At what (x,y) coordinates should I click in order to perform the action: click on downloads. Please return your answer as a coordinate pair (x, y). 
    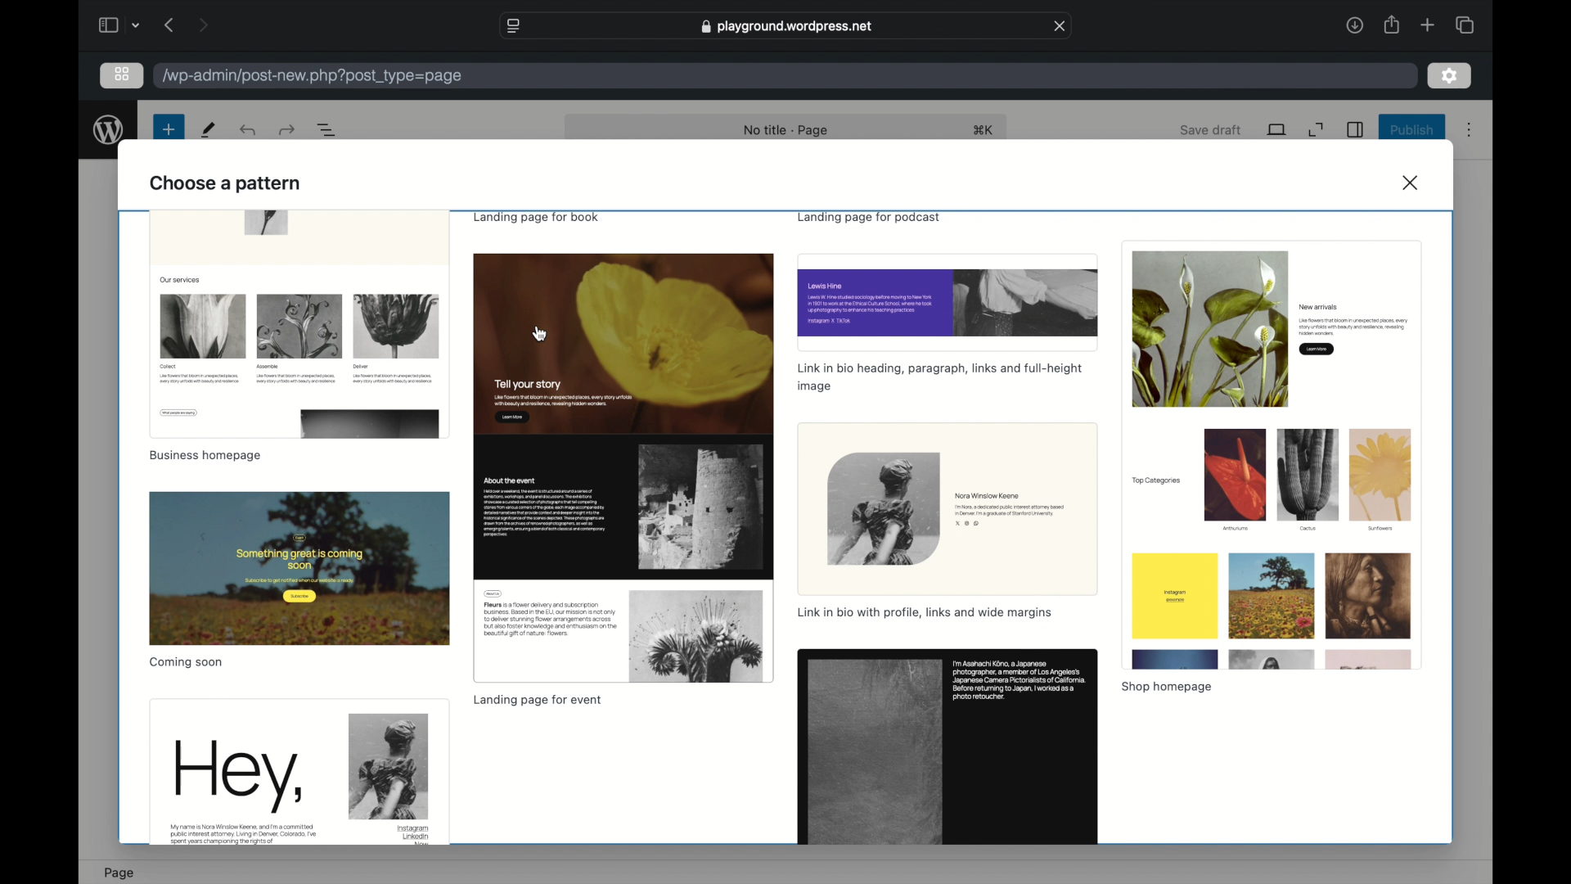
    Looking at the image, I should click on (1354, 25).